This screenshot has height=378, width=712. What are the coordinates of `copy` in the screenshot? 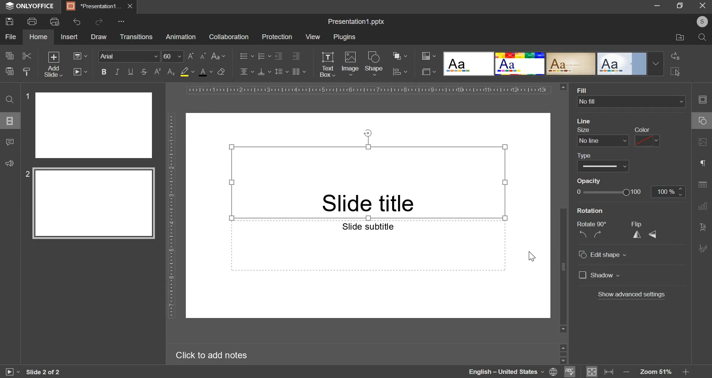 It's located at (9, 56).